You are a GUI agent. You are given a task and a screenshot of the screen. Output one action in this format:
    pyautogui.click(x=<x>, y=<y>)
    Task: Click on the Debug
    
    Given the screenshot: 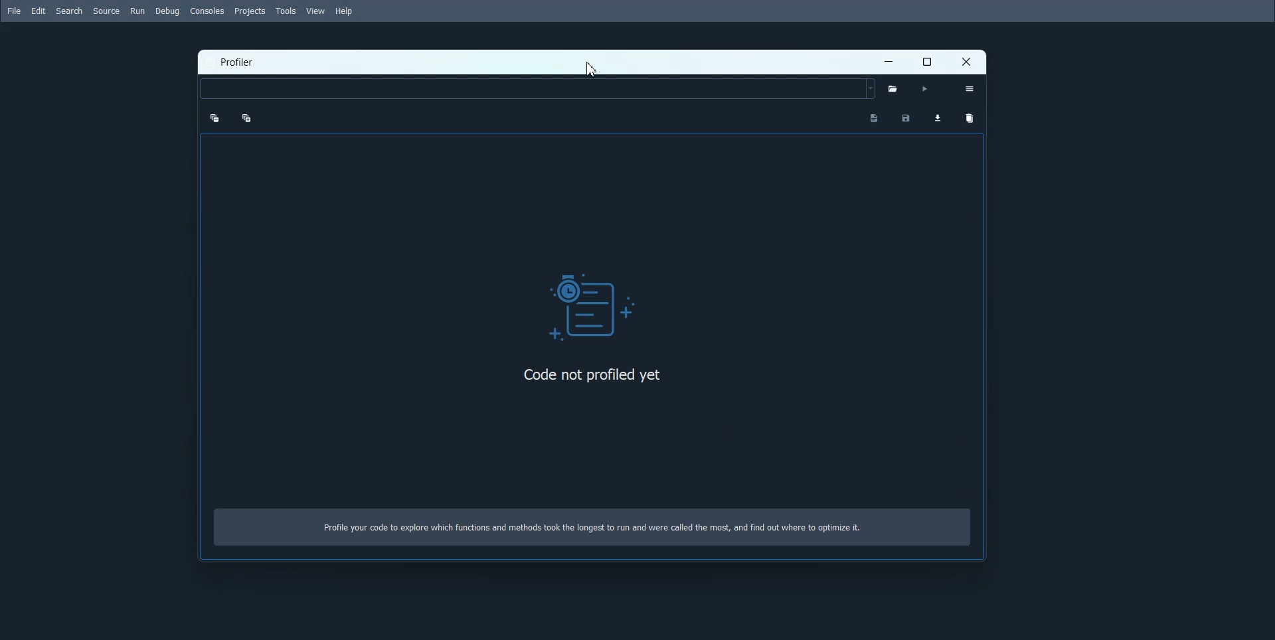 What is the action you would take?
    pyautogui.click(x=167, y=11)
    